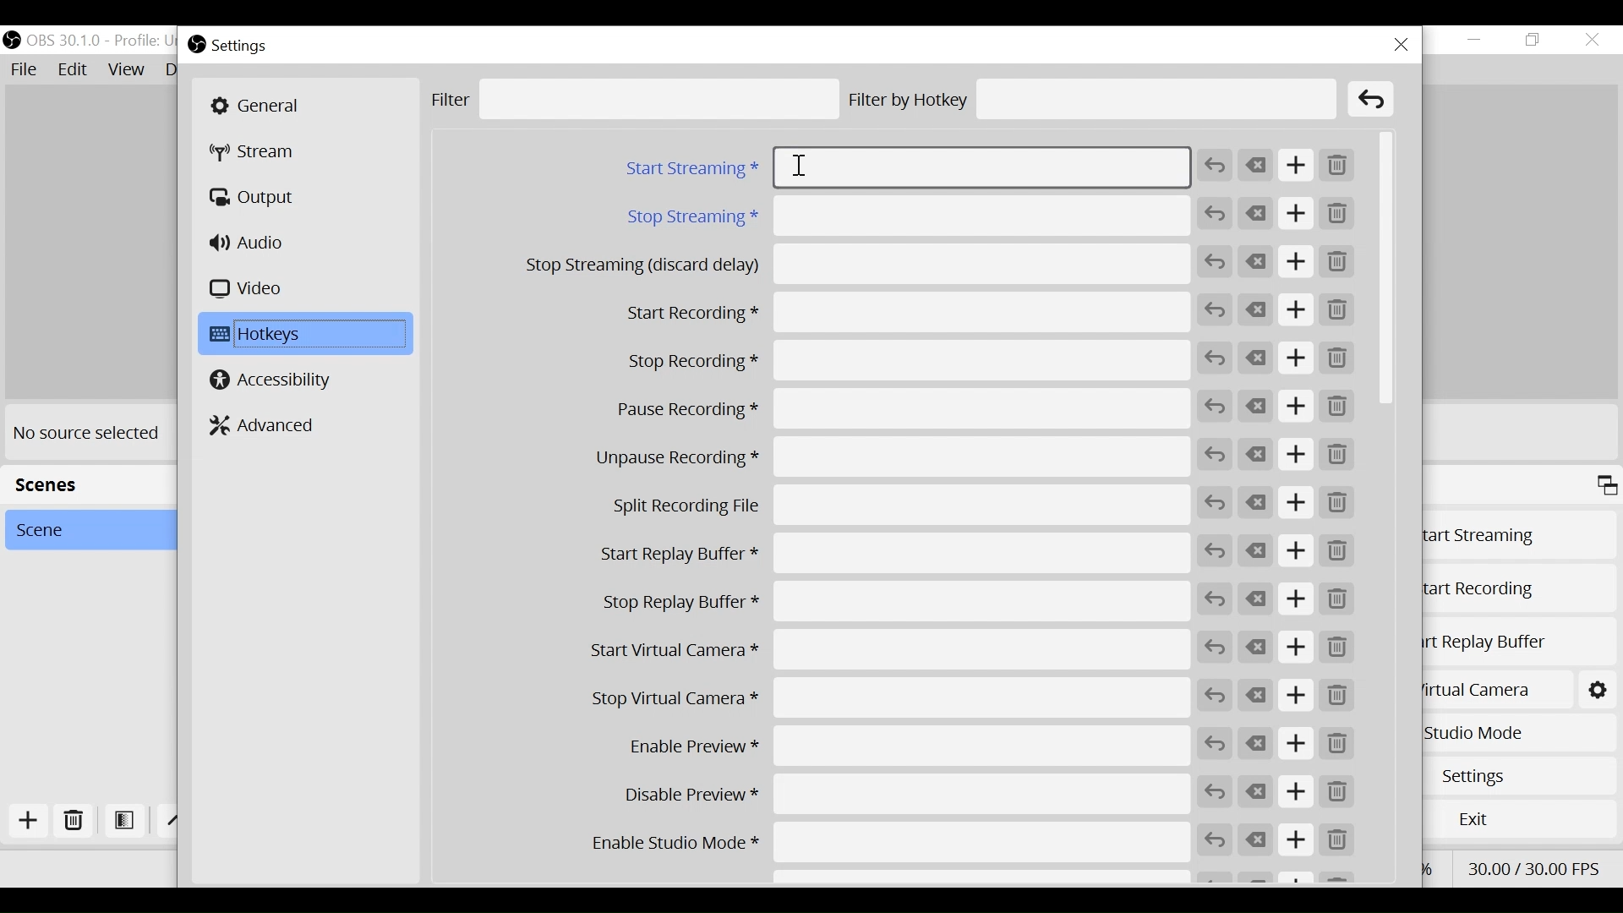 The height and width of the screenshot is (913, 1623). Describe the element at coordinates (1214, 166) in the screenshot. I see `Revert` at that location.